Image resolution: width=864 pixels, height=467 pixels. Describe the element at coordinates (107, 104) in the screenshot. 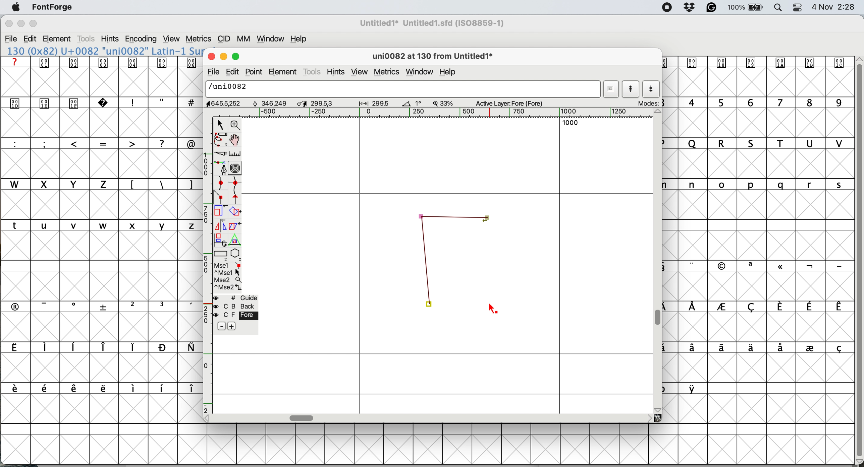

I see `symbols and special characters` at that location.